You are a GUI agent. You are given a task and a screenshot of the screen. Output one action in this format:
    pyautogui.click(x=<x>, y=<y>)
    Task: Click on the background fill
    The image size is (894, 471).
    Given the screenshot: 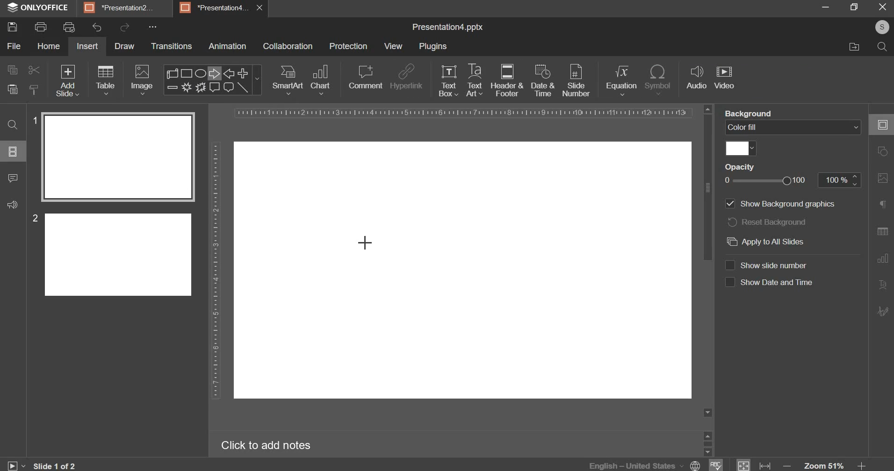 What is the action you would take?
    pyautogui.click(x=794, y=127)
    